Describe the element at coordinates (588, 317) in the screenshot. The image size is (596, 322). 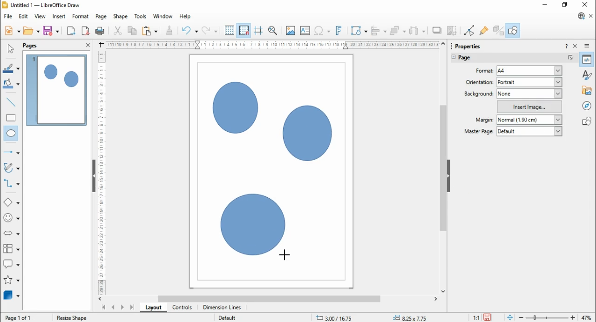
I see `47%` at that location.